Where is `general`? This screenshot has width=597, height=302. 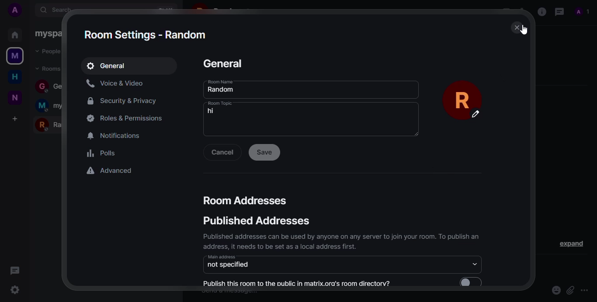 general is located at coordinates (111, 66).